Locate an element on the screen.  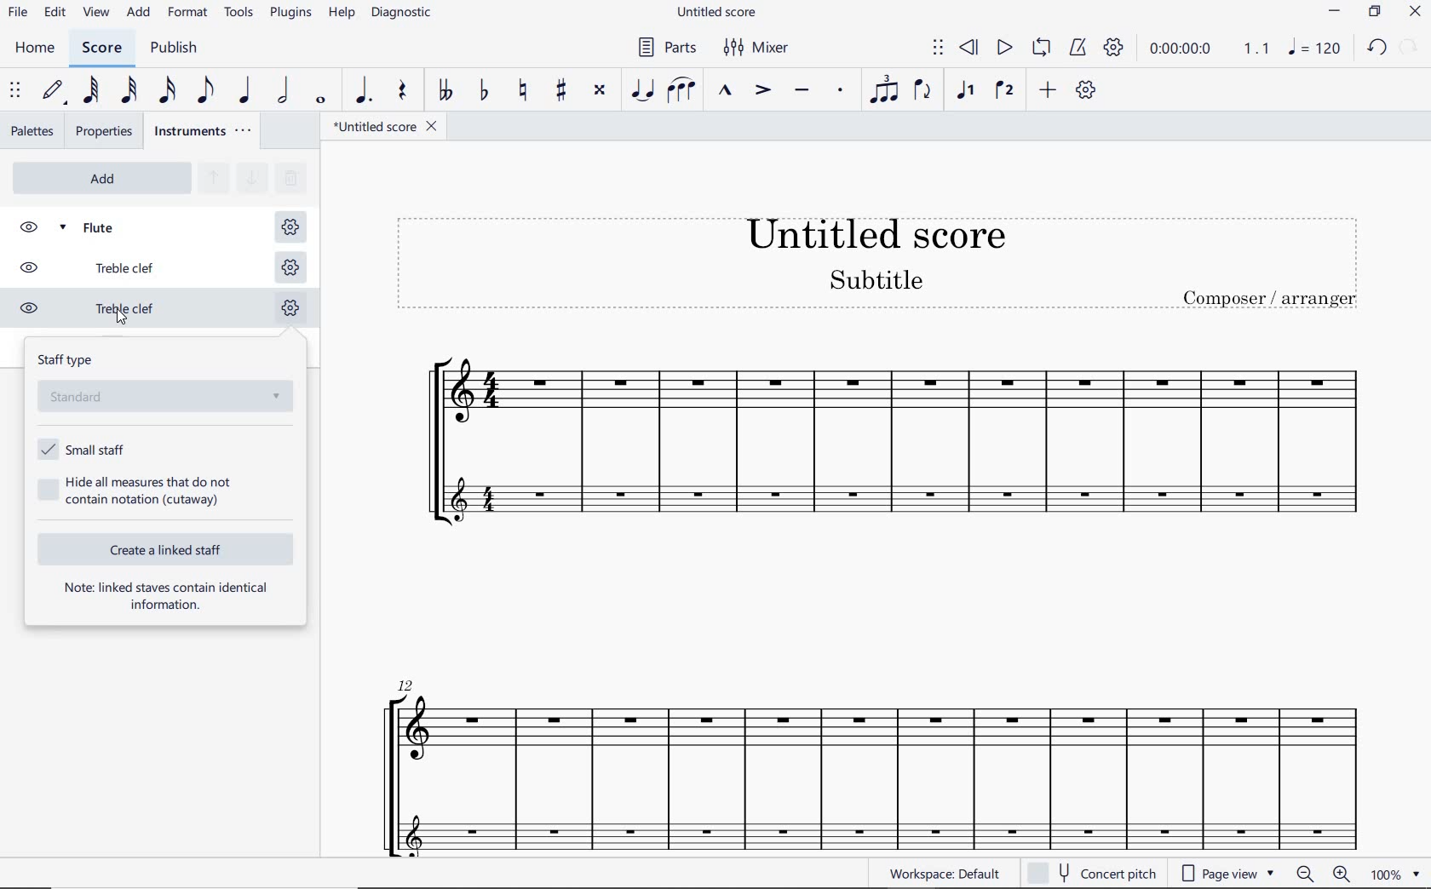
ADD is located at coordinates (138, 14).